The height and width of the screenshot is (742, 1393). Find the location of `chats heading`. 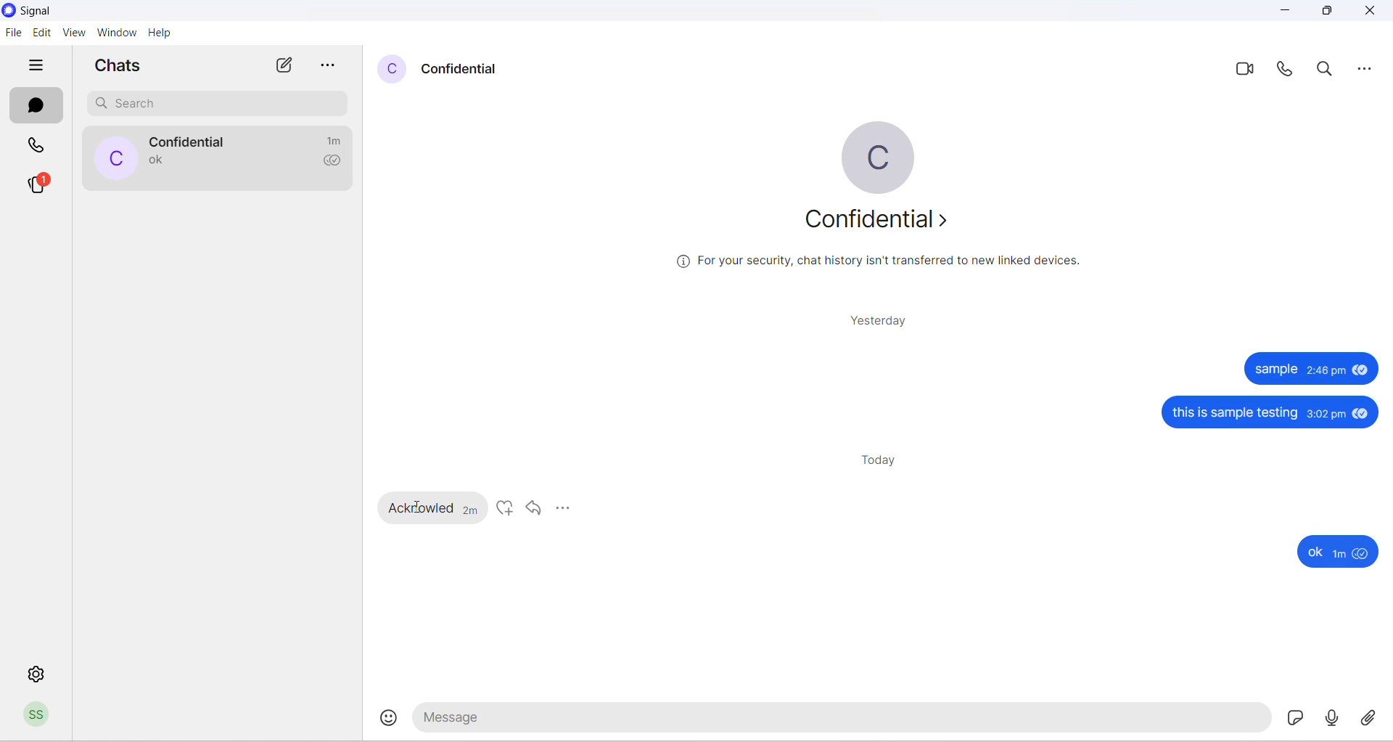

chats heading is located at coordinates (123, 66).